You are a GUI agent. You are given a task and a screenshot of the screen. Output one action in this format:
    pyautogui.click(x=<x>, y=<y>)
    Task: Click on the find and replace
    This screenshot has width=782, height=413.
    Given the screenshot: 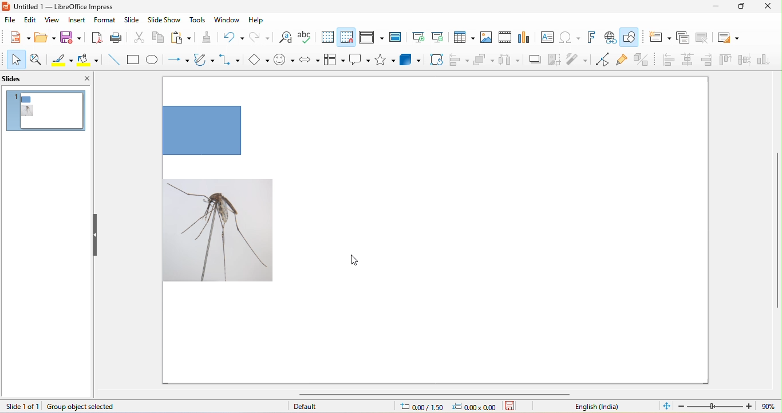 What is the action you would take?
    pyautogui.click(x=286, y=39)
    